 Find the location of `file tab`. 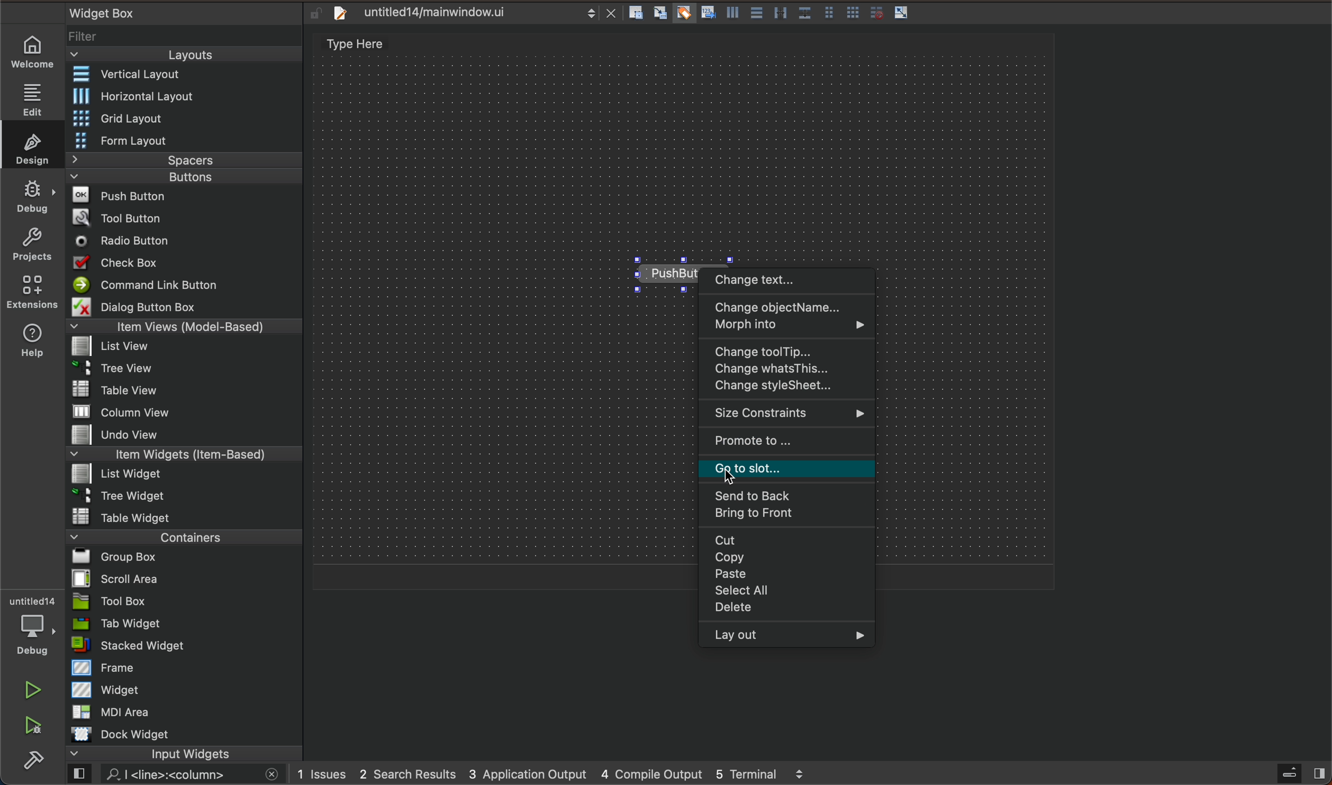

file tab is located at coordinates (470, 15).